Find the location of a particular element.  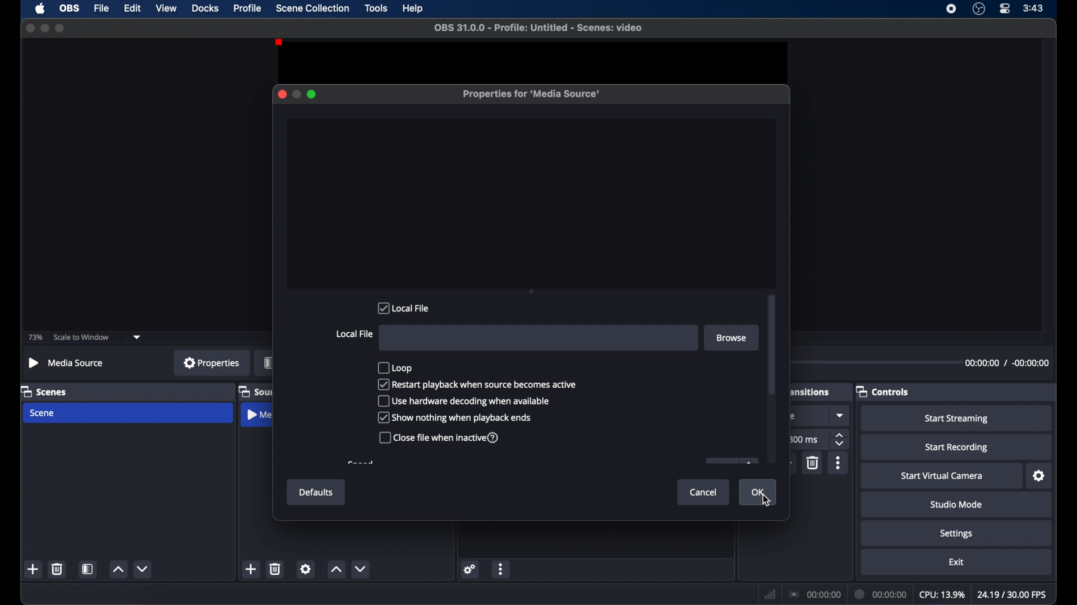

00:00:00 is located at coordinates (816, 595).